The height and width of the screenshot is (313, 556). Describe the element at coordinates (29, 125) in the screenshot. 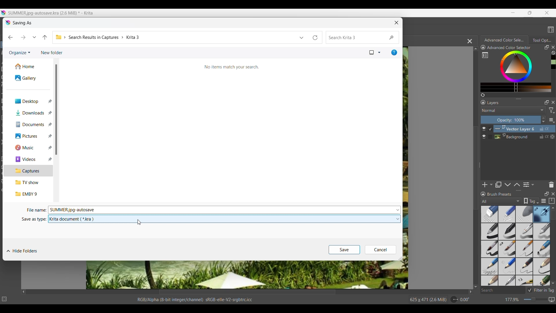

I see `Documents folder` at that location.